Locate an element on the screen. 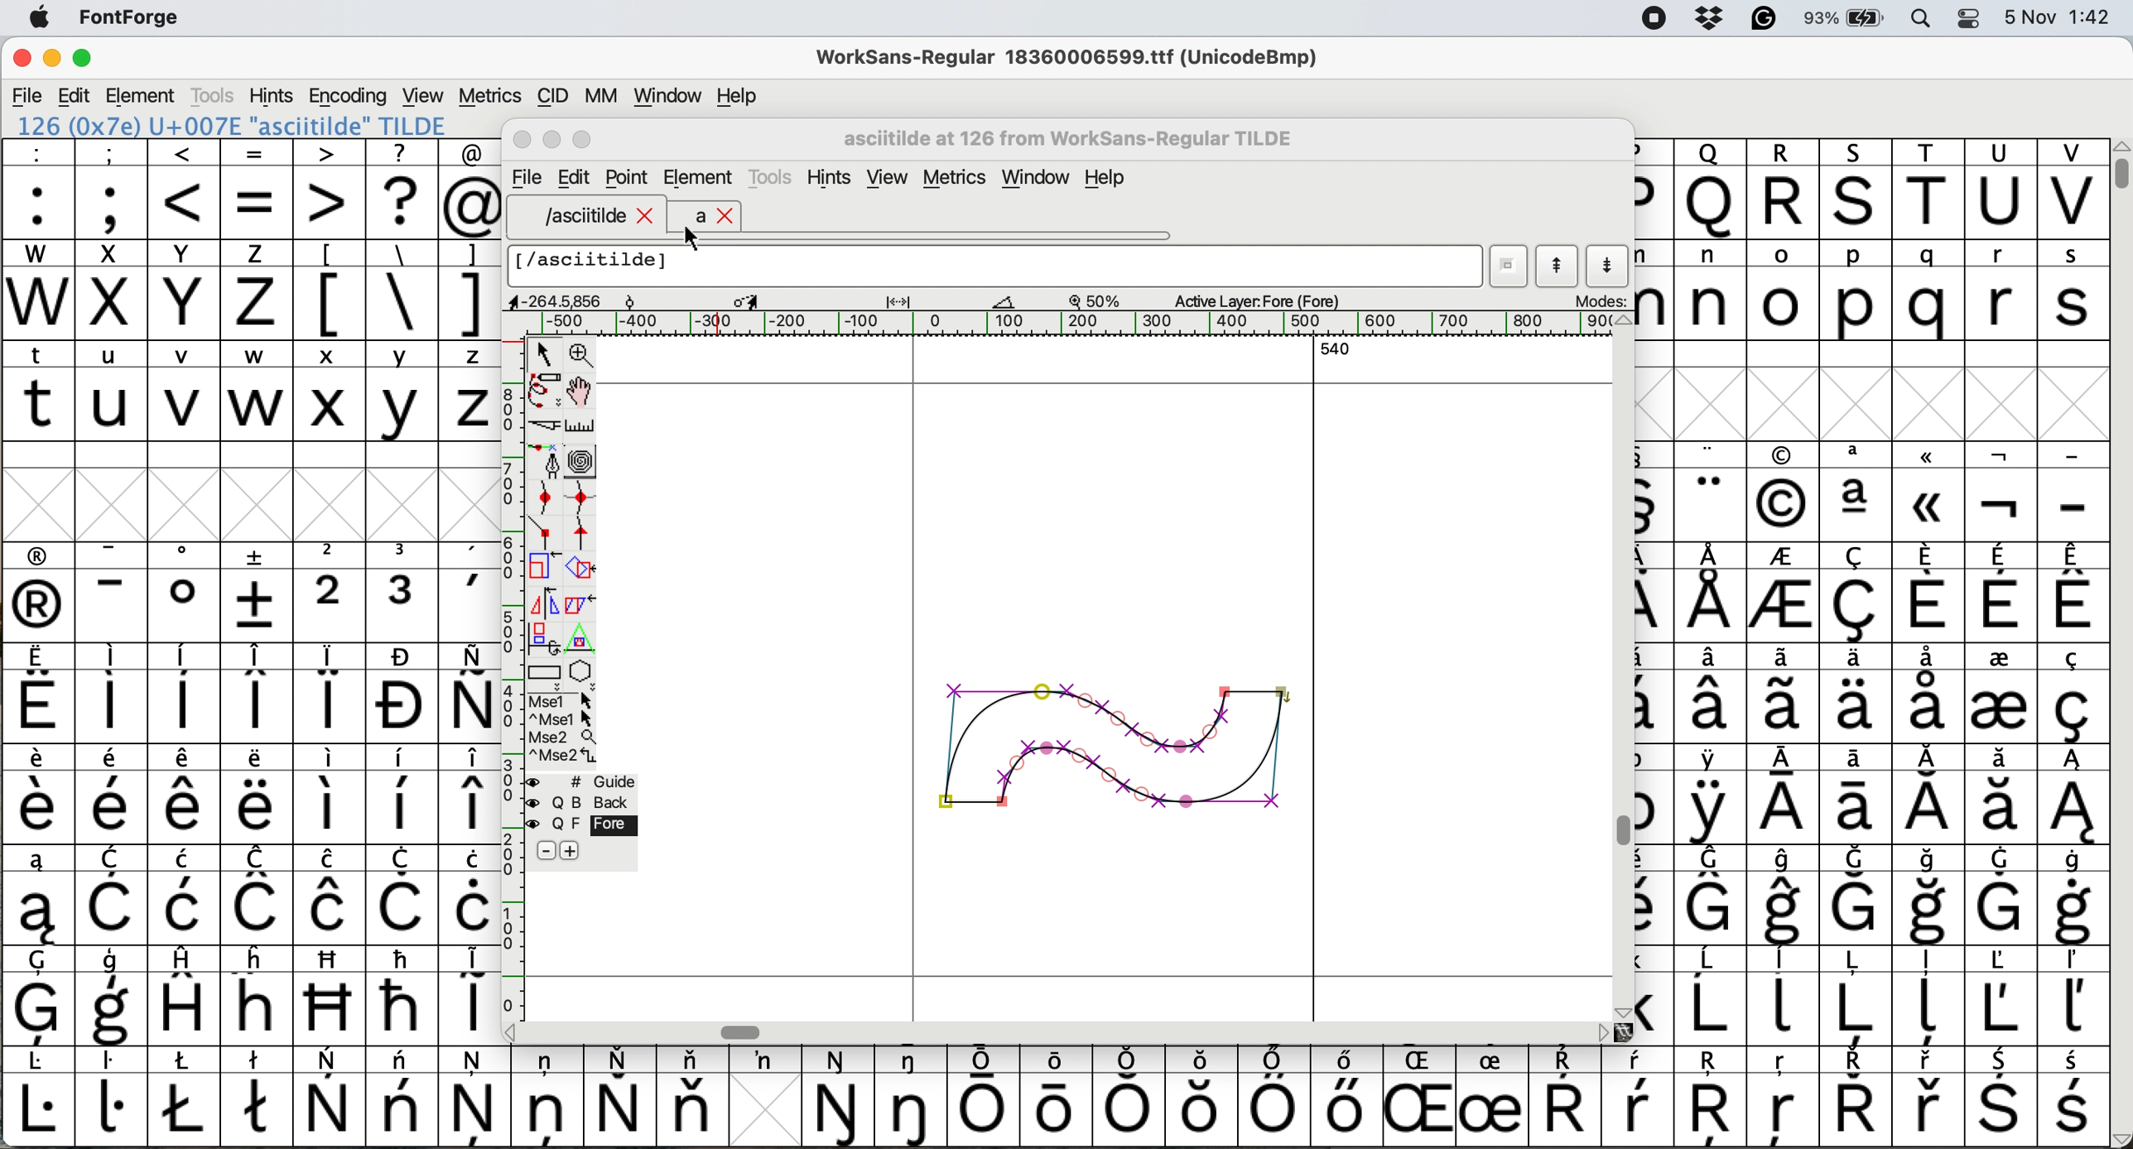 The width and height of the screenshot is (2133, 1149). glyph name is located at coordinates (991, 266).